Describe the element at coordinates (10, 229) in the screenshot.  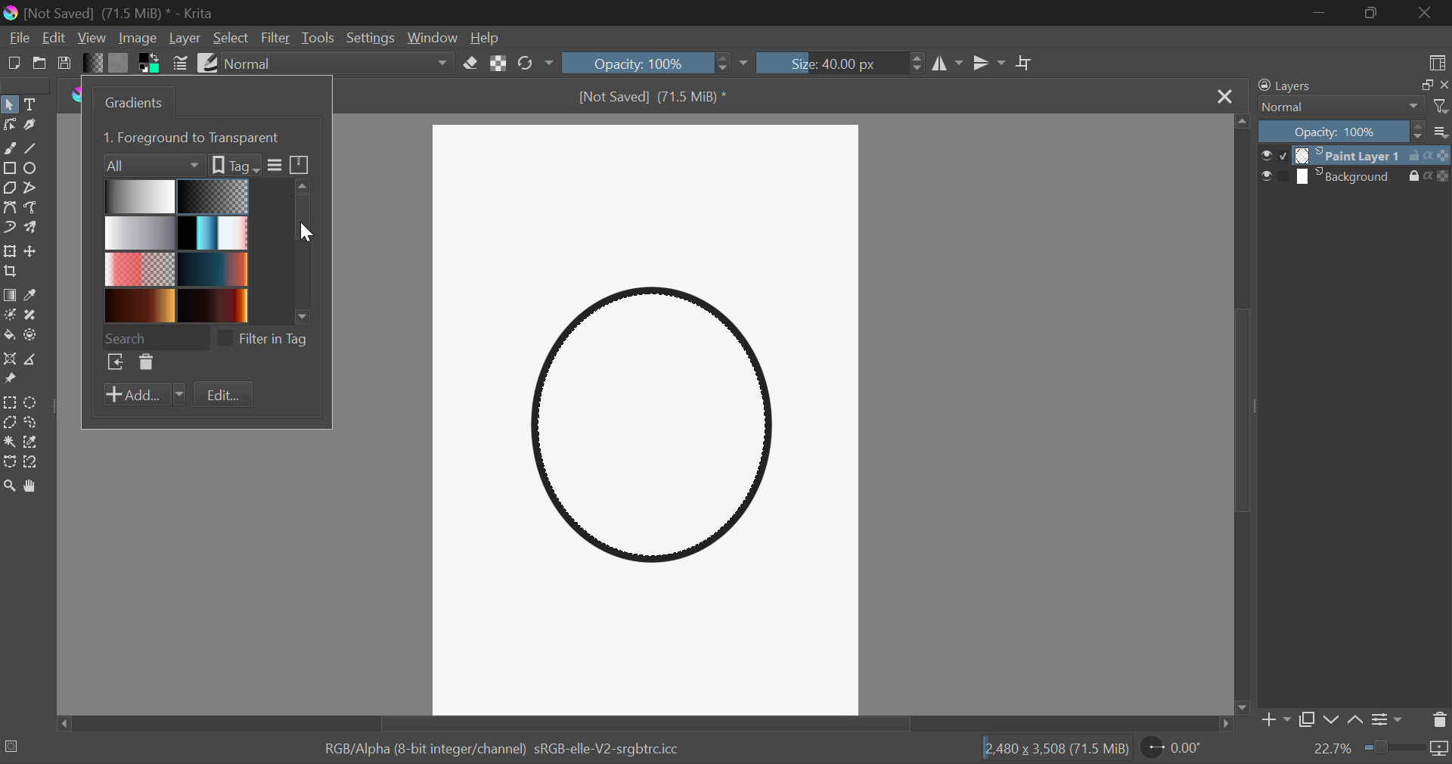
I see `Dynamic Brush` at that location.